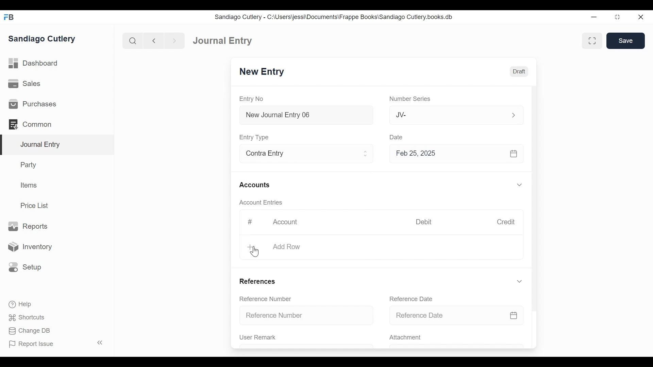 This screenshot has width=653, height=367. What do you see at coordinates (29, 247) in the screenshot?
I see `Inventory` at bounding box center [29, 247].